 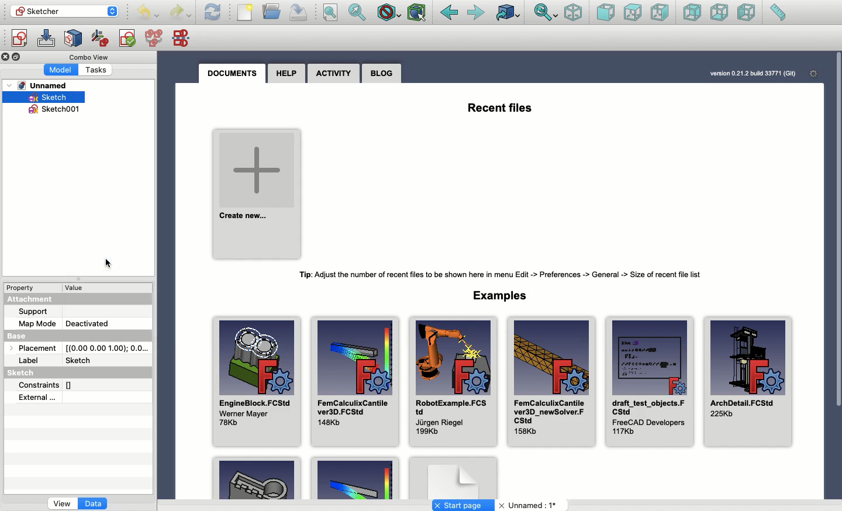 I want to click on Top, so click(x=633, y=13).